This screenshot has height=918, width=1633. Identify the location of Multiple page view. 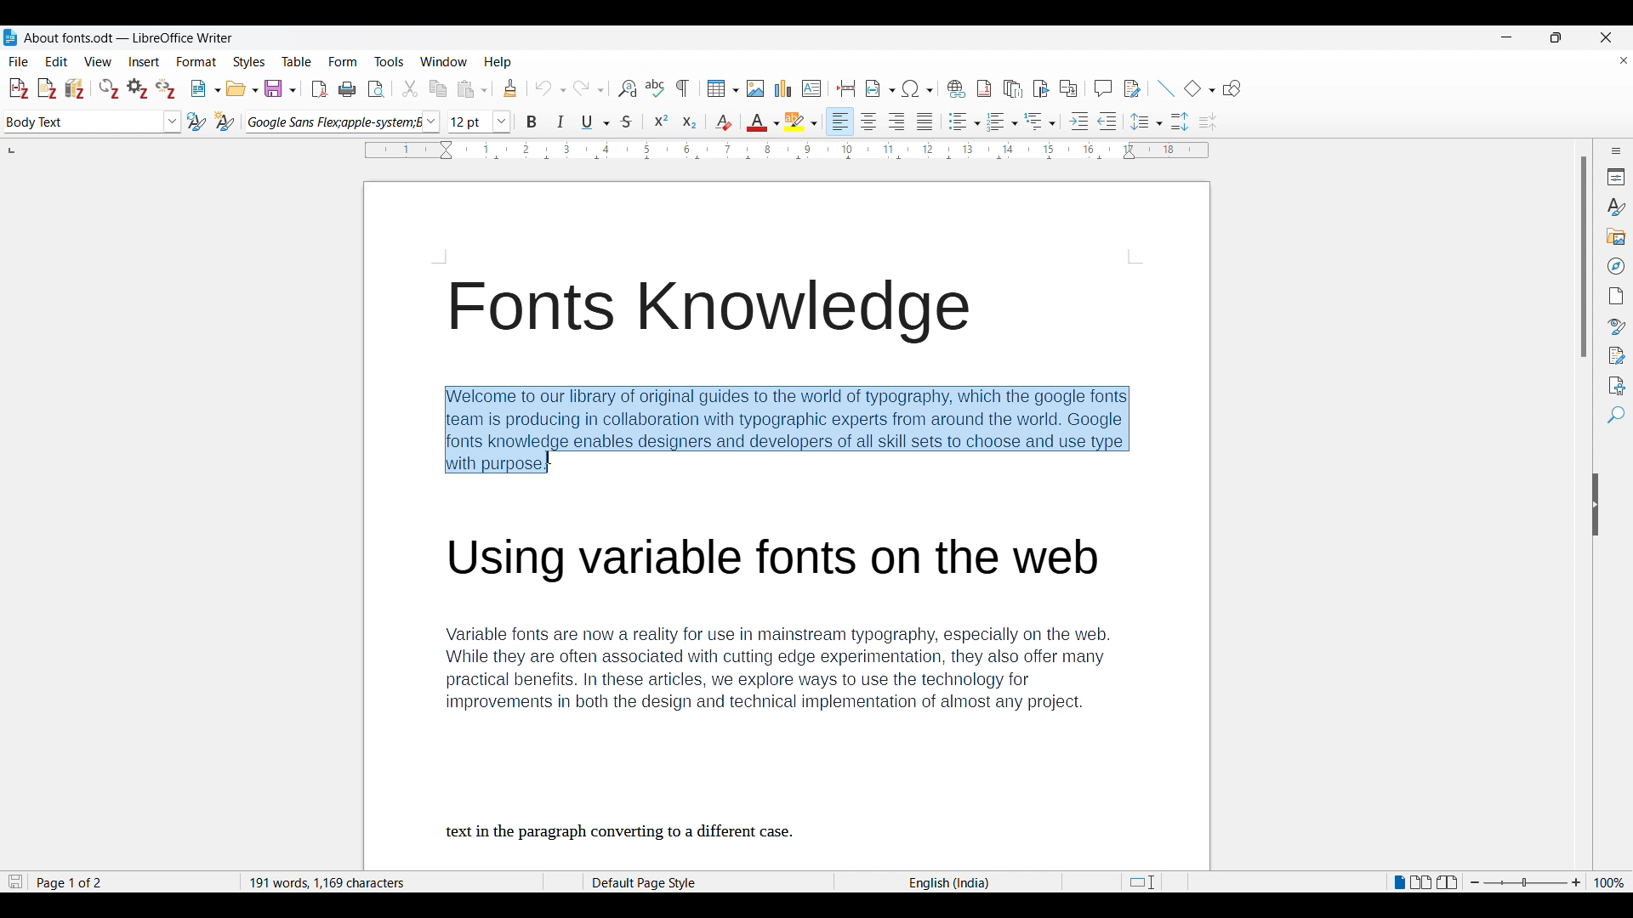
(1422, 882).